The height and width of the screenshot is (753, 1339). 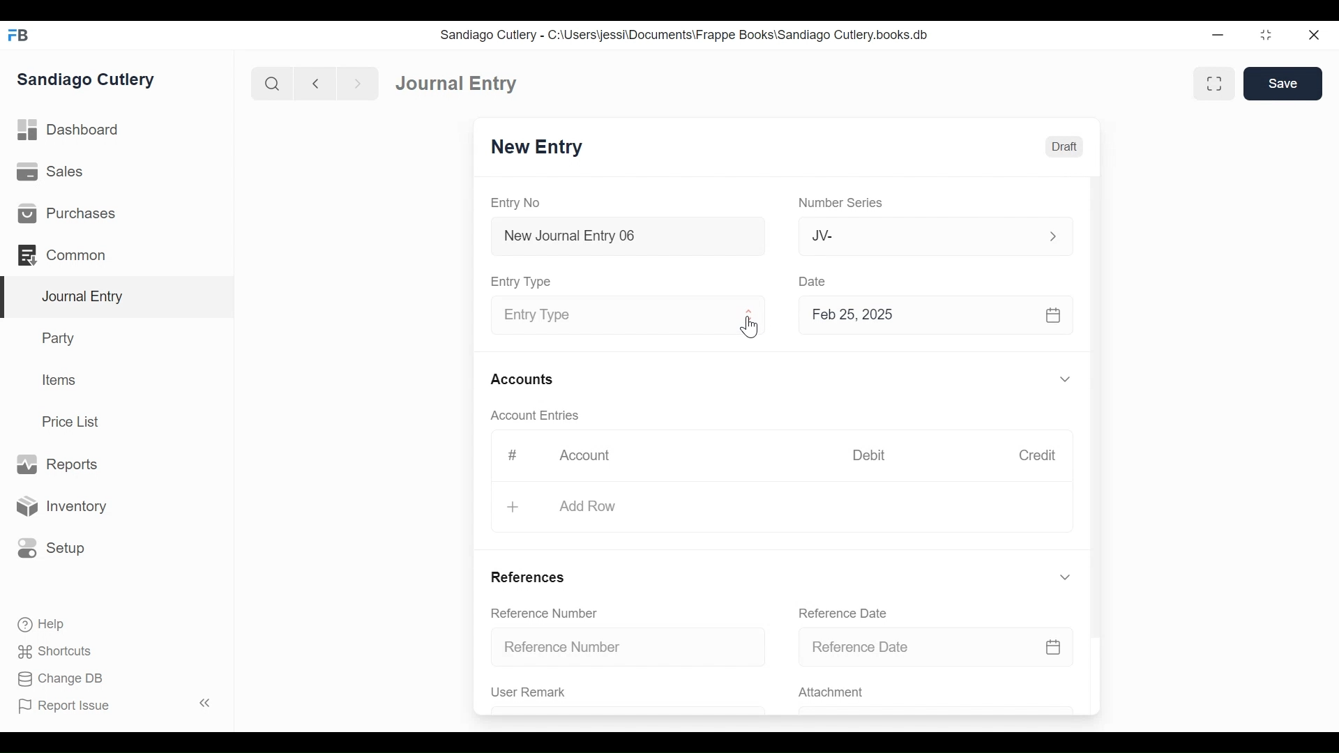 I want to click on Frappe Books Desktop icon, so click(x=20, y=36).